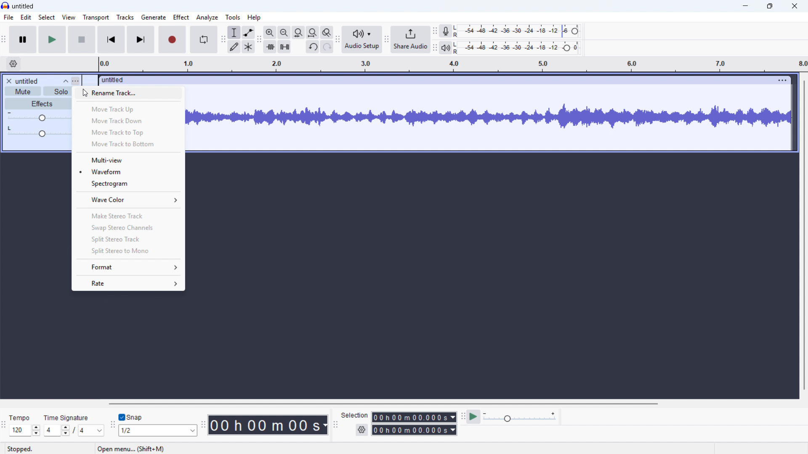 Image resolution: width=808 pixels, height=454 pixels. Describe the element at coordinates (9, 18) in the screenshot. I see `file ` at that location.